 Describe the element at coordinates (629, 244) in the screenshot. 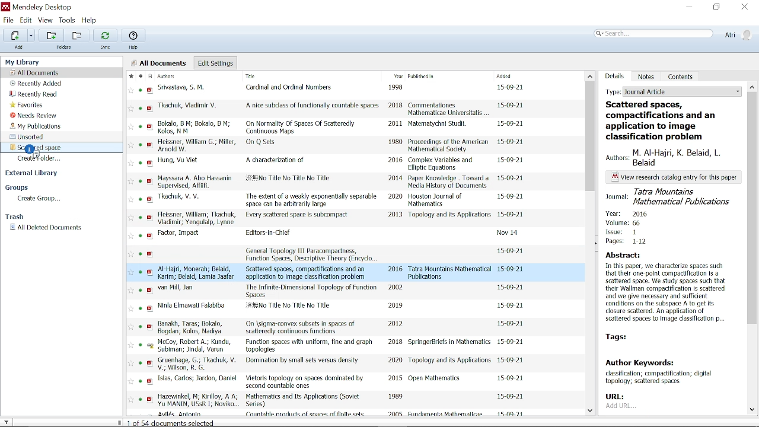

I see `pages` at that location.